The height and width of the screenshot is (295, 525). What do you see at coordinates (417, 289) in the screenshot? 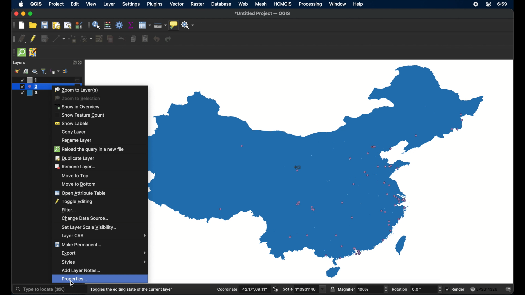
I see `rotation` at bounding box center [417, 289].